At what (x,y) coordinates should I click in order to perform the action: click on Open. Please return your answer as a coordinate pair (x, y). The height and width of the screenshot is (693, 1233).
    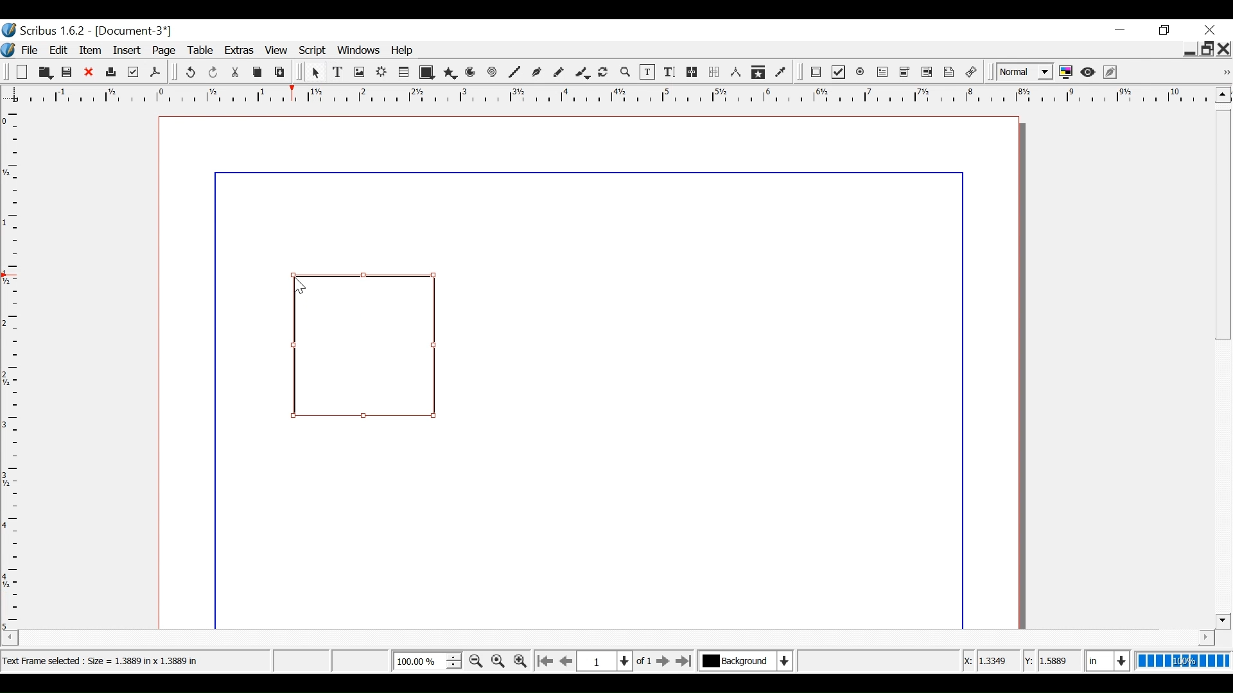
    Looking at the image, I should click on (44, 72).